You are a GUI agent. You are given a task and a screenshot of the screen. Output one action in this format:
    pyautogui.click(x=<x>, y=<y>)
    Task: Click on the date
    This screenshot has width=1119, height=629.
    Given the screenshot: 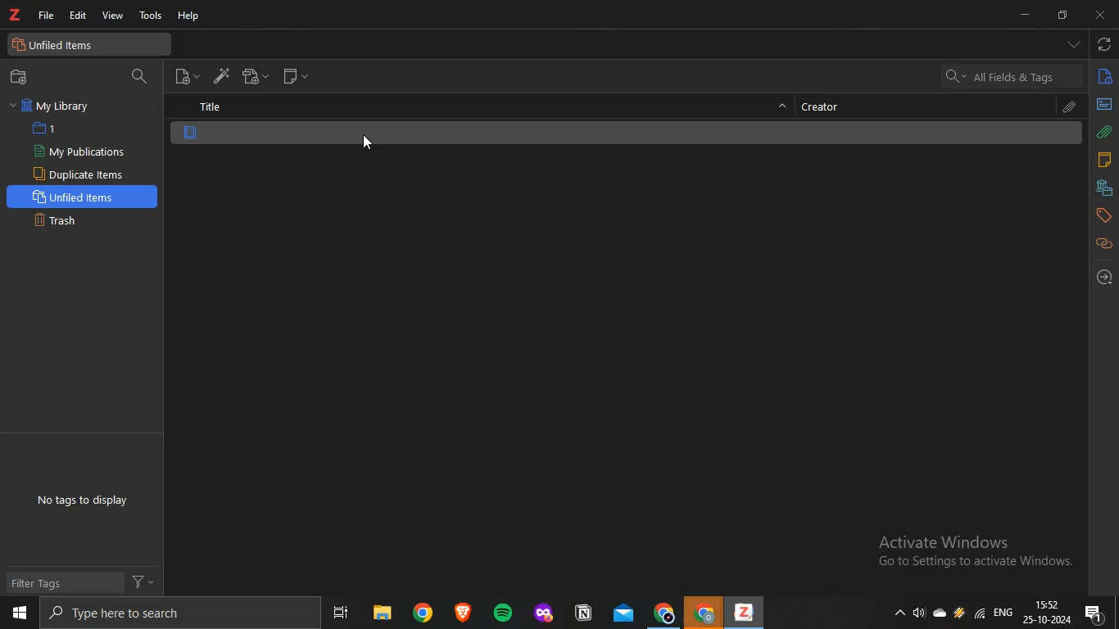 What is the action you would take?
    pyautogui.click(x=1048, y=620)
    